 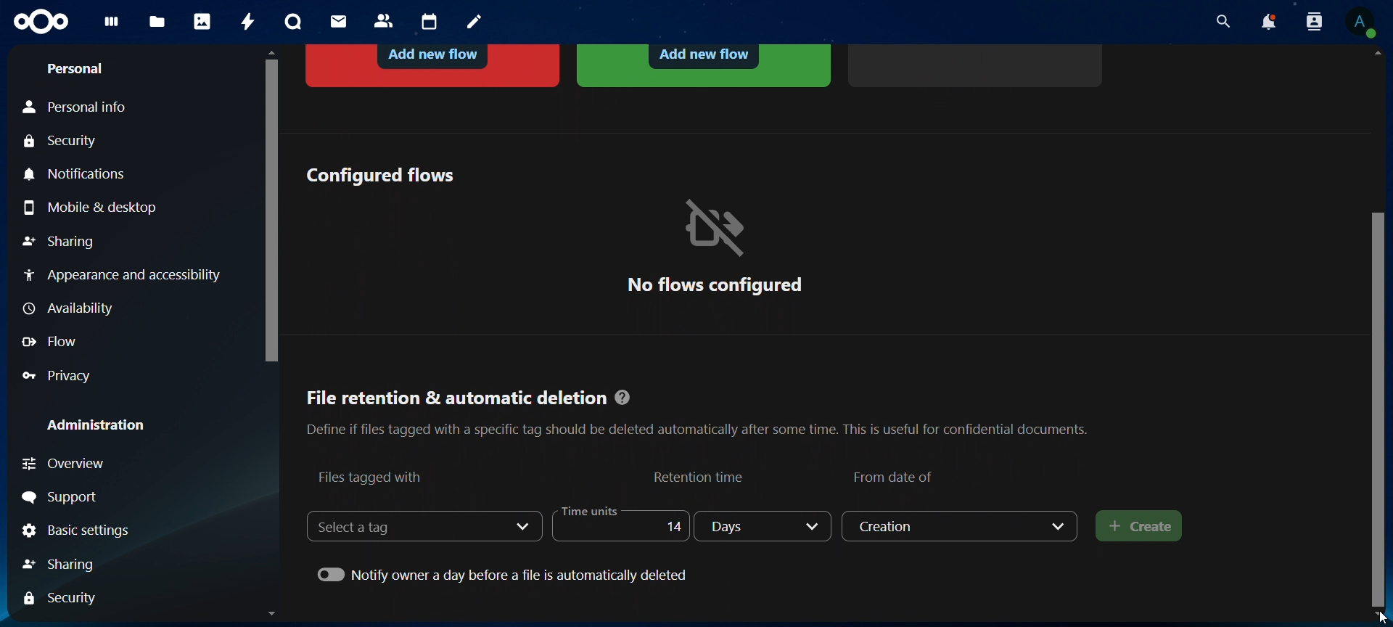 What do you see at coordinates (84, 107) in the screenshot?
I see `personal info` at bounding box center [84, 107].